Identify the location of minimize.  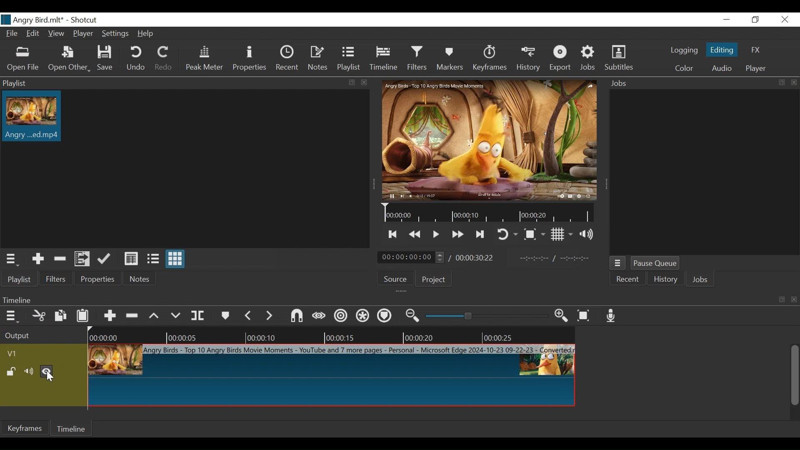
(727, 19).